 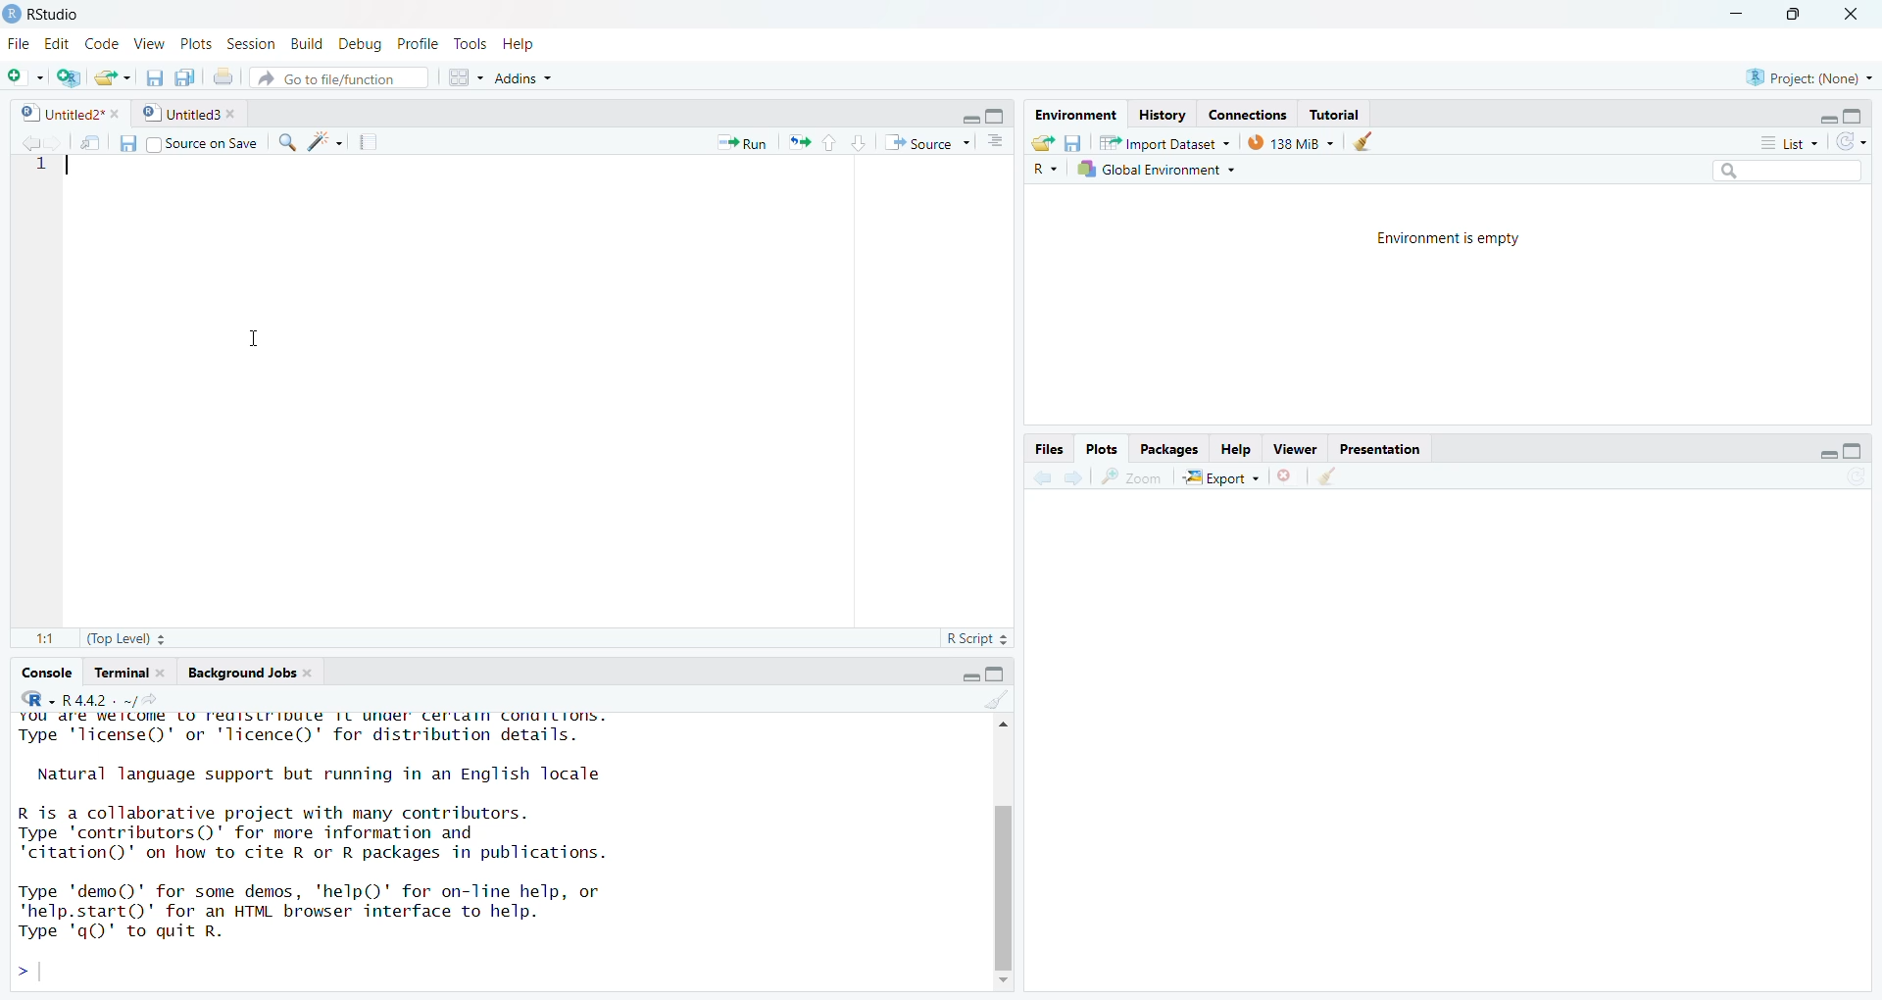 What do you see at coordinates (419, 43) in the screenshot?
I see `Profile` at bounding box center [419, 43].